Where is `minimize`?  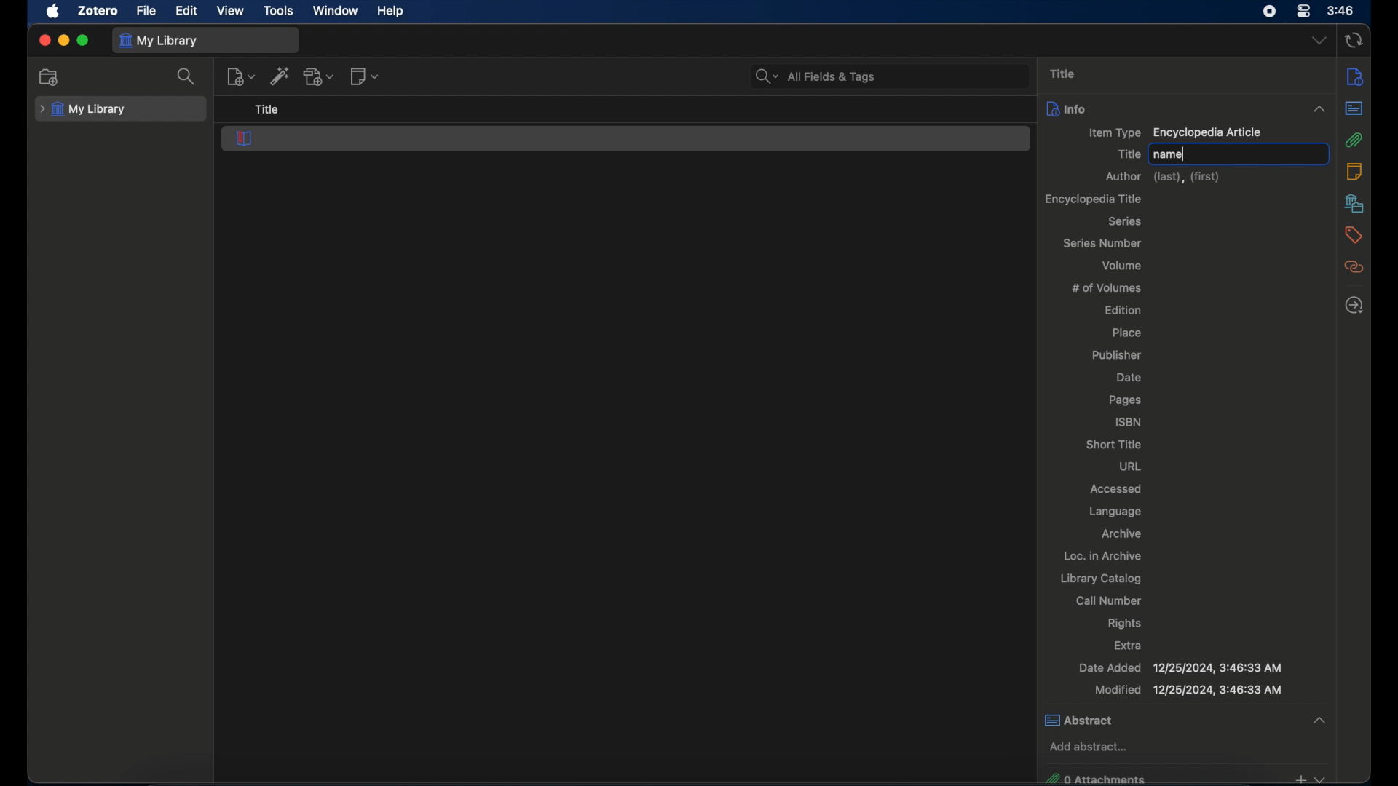 minimize is located at coordinates (63, 40).